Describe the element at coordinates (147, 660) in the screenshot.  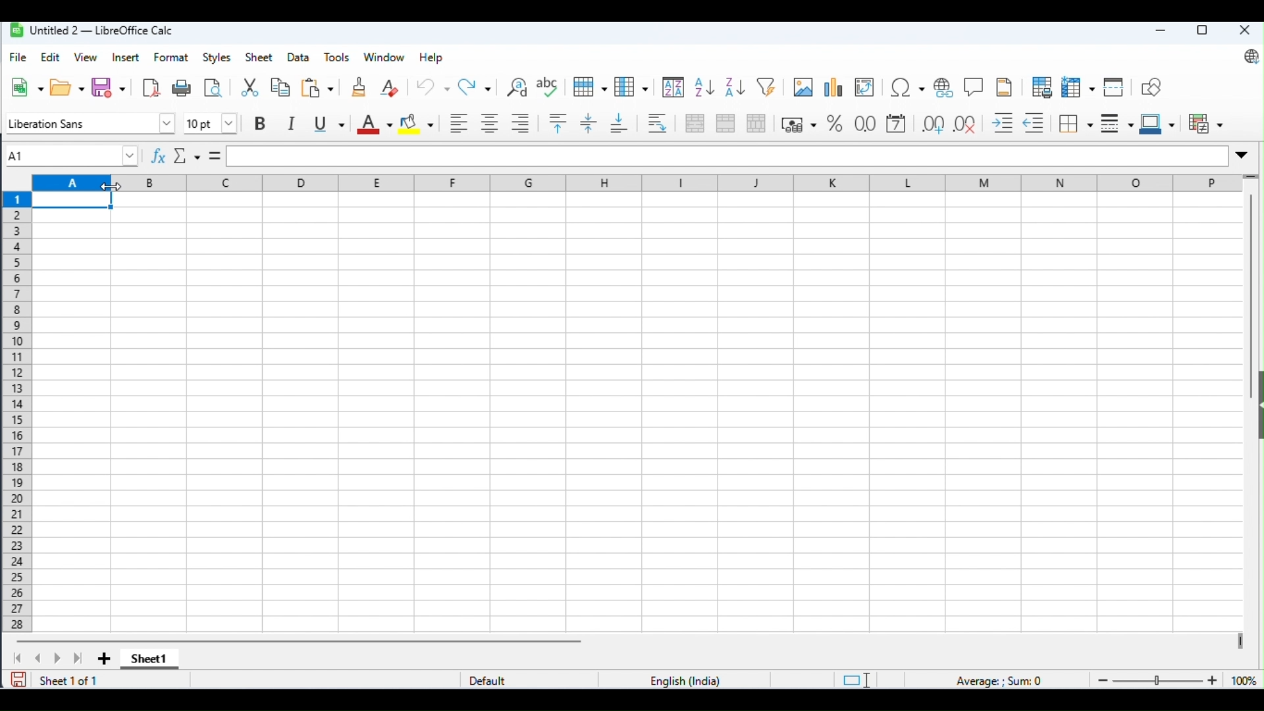
I see `sheet1` at that location.